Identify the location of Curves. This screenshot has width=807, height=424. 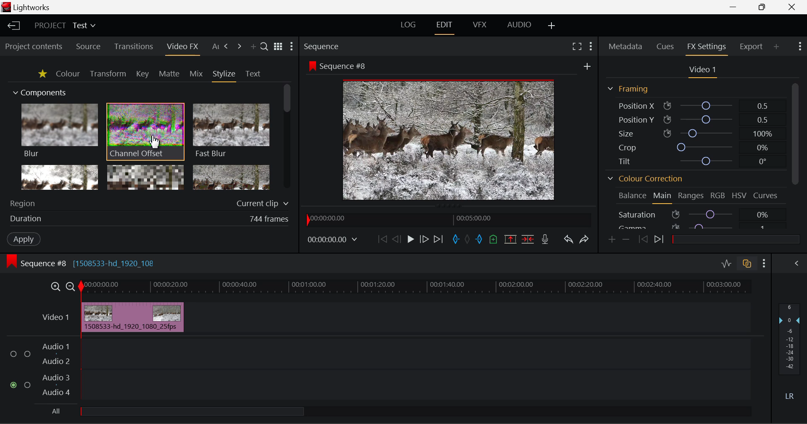
(766, 195).